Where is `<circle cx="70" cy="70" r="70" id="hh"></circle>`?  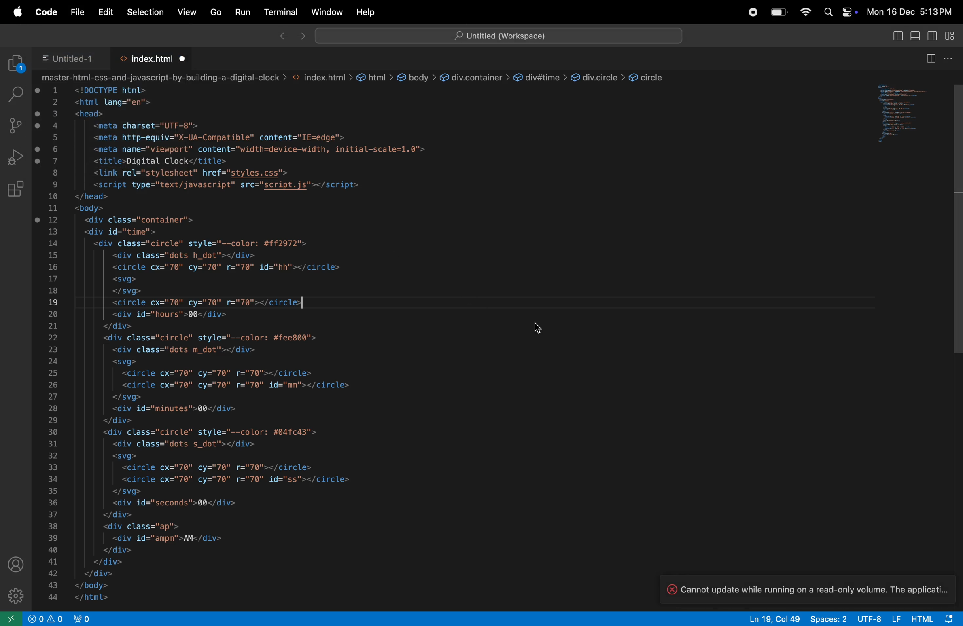
<circle cx="70" cy="70" r="70" id="hh"></circle> is located at coordinates (229, 267).